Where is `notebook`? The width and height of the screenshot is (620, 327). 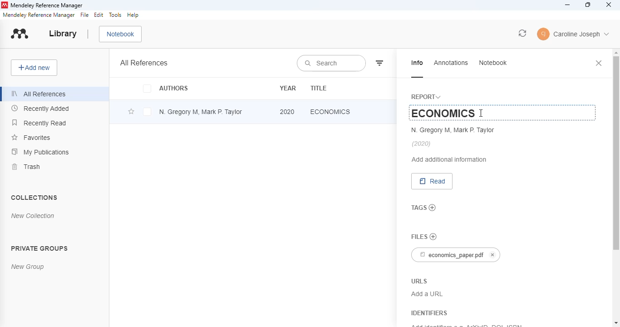
notebook is located at coordinates (120, 34).